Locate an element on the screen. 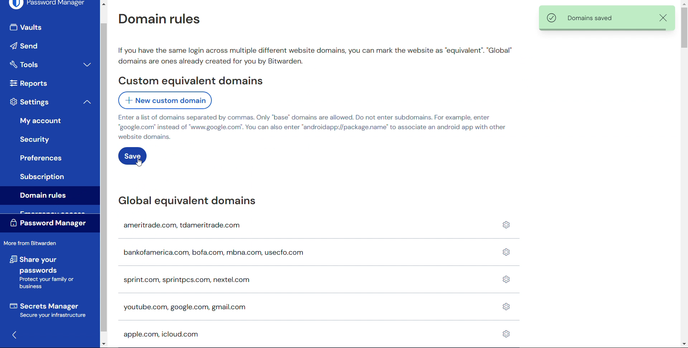  apple.com, icloud.com is located at coordinates (160, 335).